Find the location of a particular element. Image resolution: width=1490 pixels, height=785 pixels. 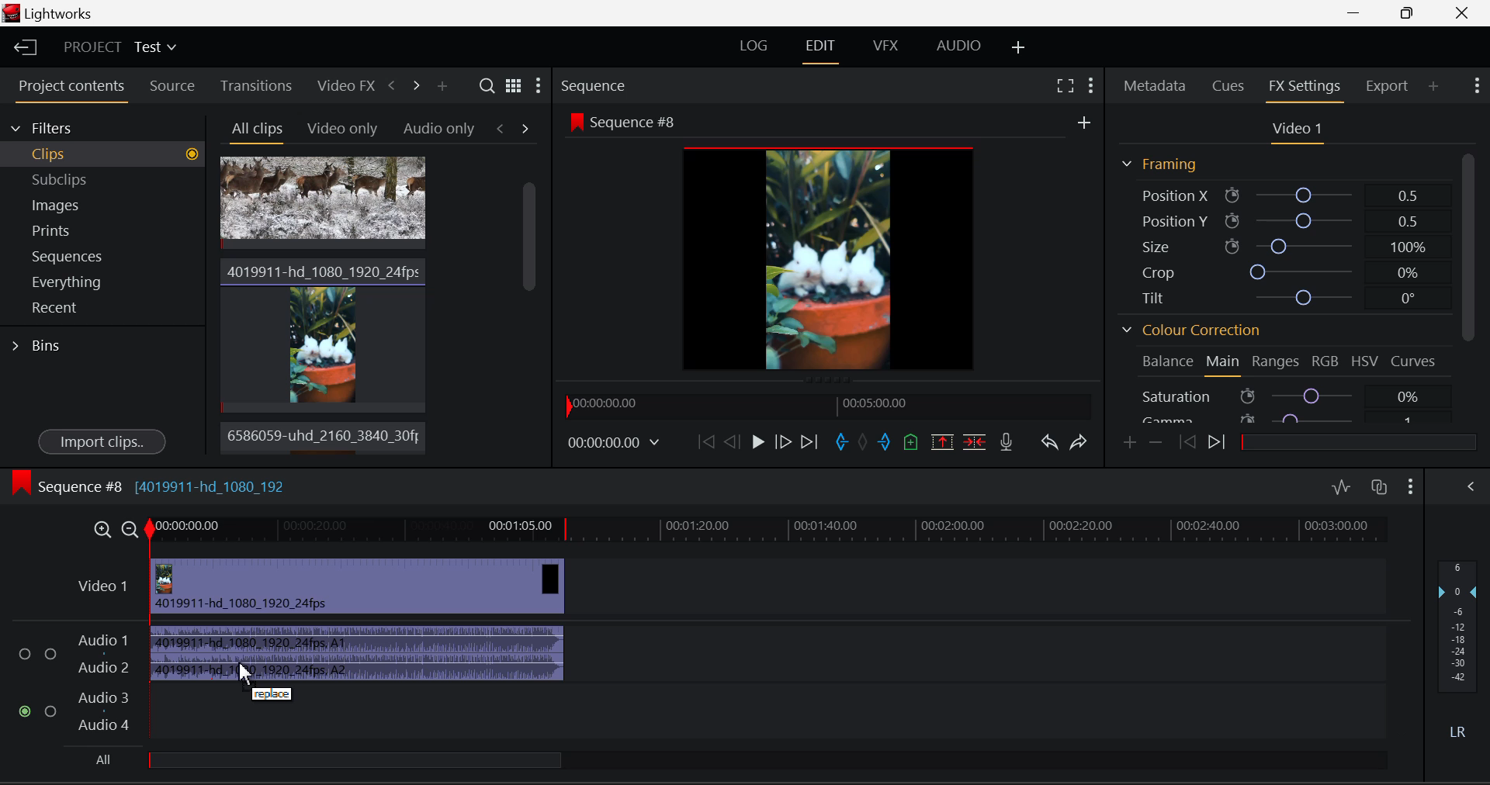

Project contents open is located at coordinates (69, 91).